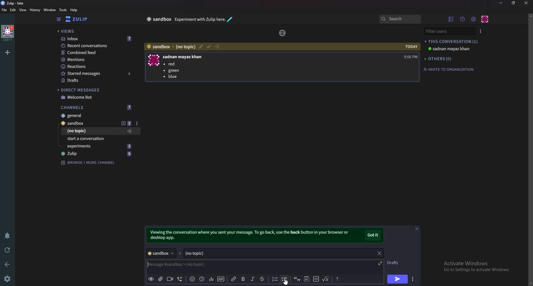 This screenshot has width=533, height=286. I want to click on Spoiler, so click(307, 279).